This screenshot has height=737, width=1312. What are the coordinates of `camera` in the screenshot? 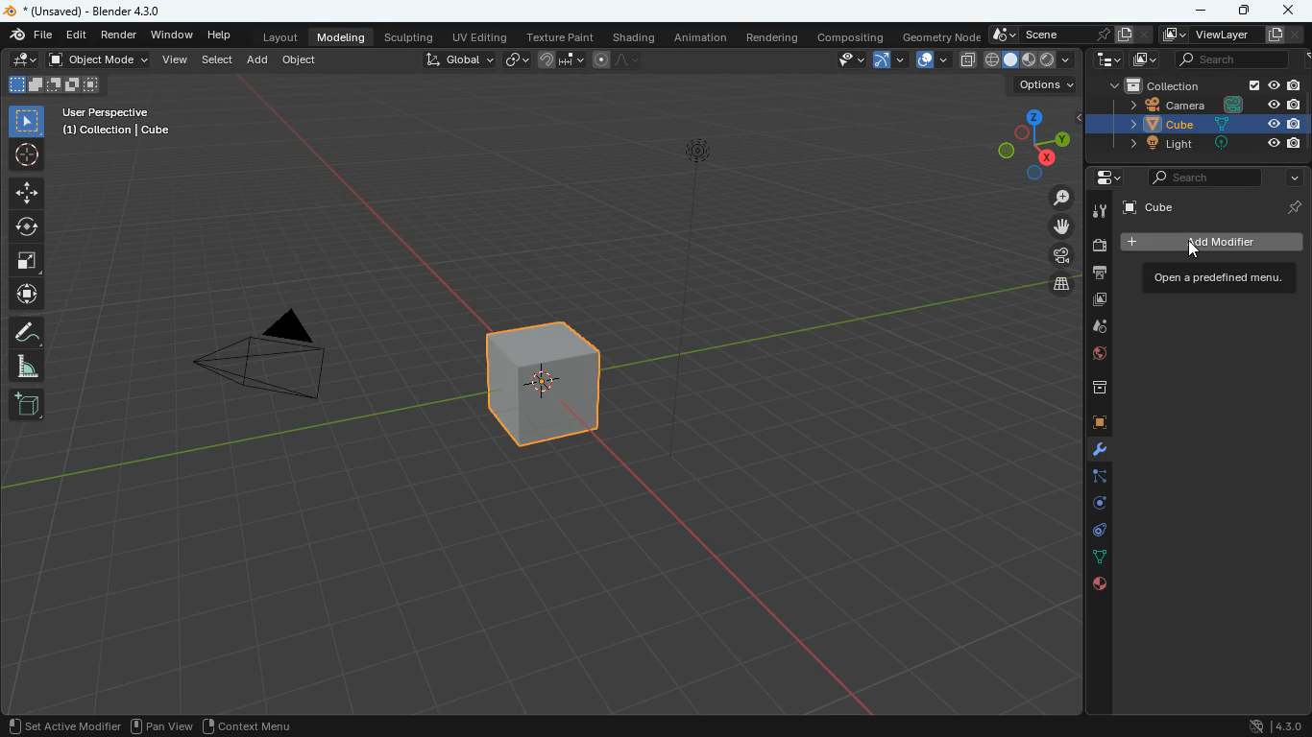 It's located at (1053, 255).